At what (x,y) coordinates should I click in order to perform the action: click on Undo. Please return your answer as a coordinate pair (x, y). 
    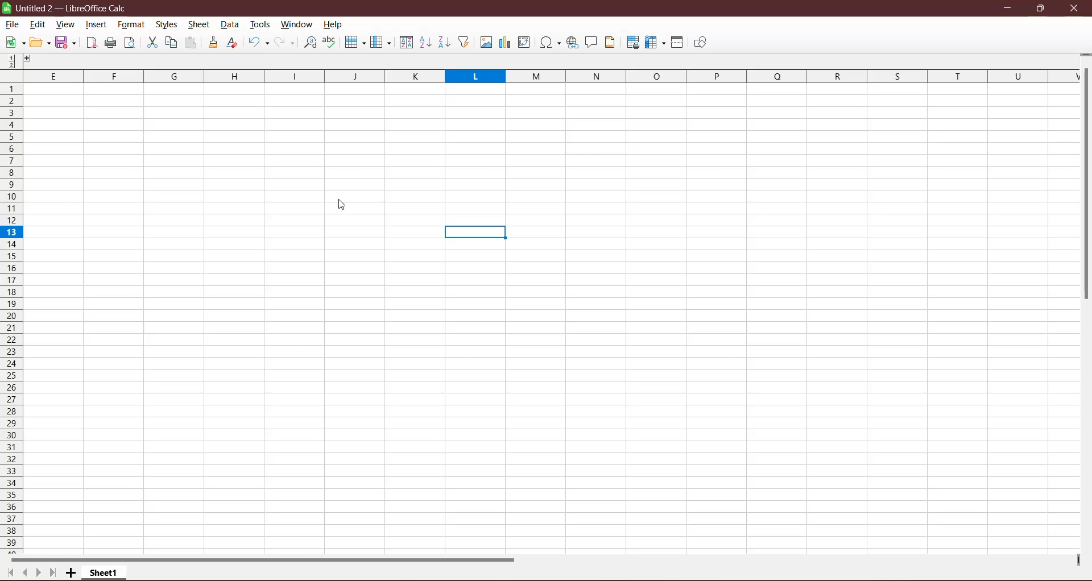
    Looking at the image, I should click on (259, 43).